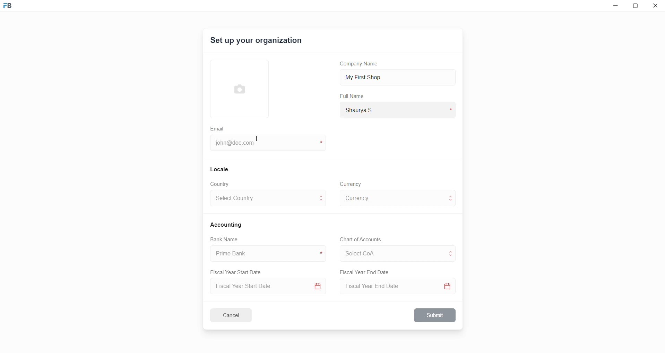 This screenshot has height=353, width=665. Describe the element at coordinates (220, 169) in the screenshot. I see `Locale` at that location.